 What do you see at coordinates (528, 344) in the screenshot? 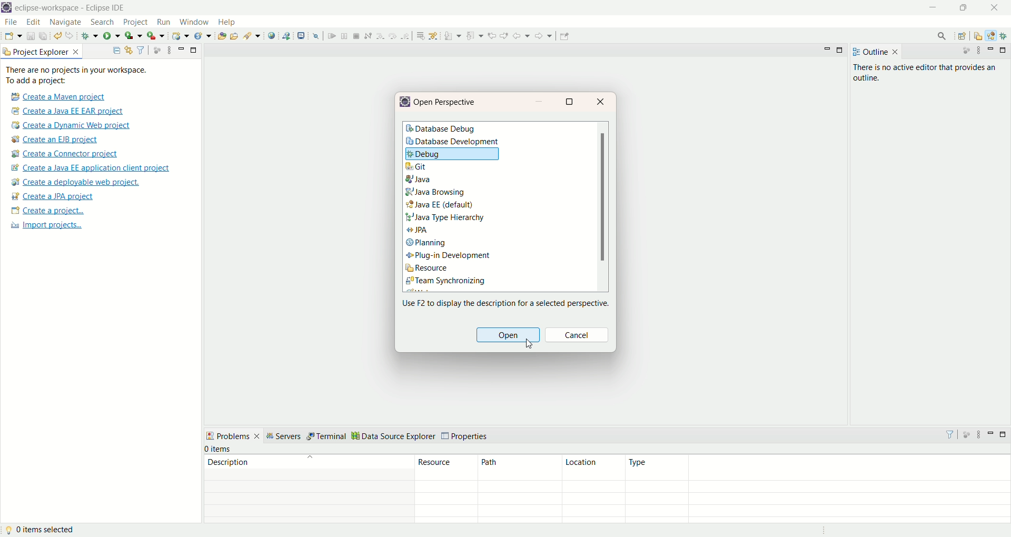
I see `cursor` at bounding box center [528, 344].